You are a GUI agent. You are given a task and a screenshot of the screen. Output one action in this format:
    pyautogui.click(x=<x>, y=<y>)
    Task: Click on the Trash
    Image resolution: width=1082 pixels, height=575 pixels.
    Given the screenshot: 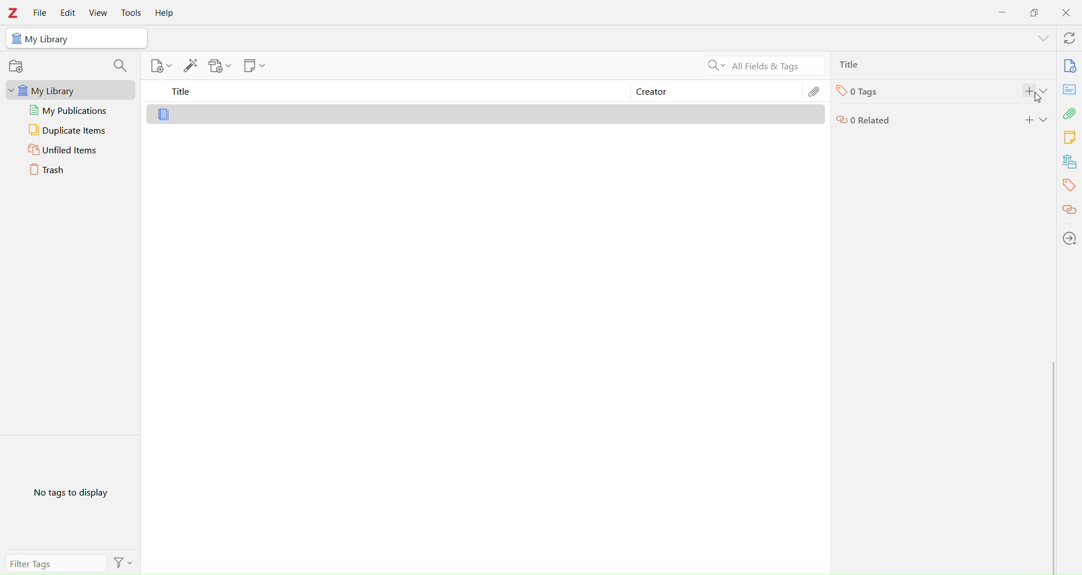 What is the action you would take?
    pyautogui.click(x=46, y=169)
    